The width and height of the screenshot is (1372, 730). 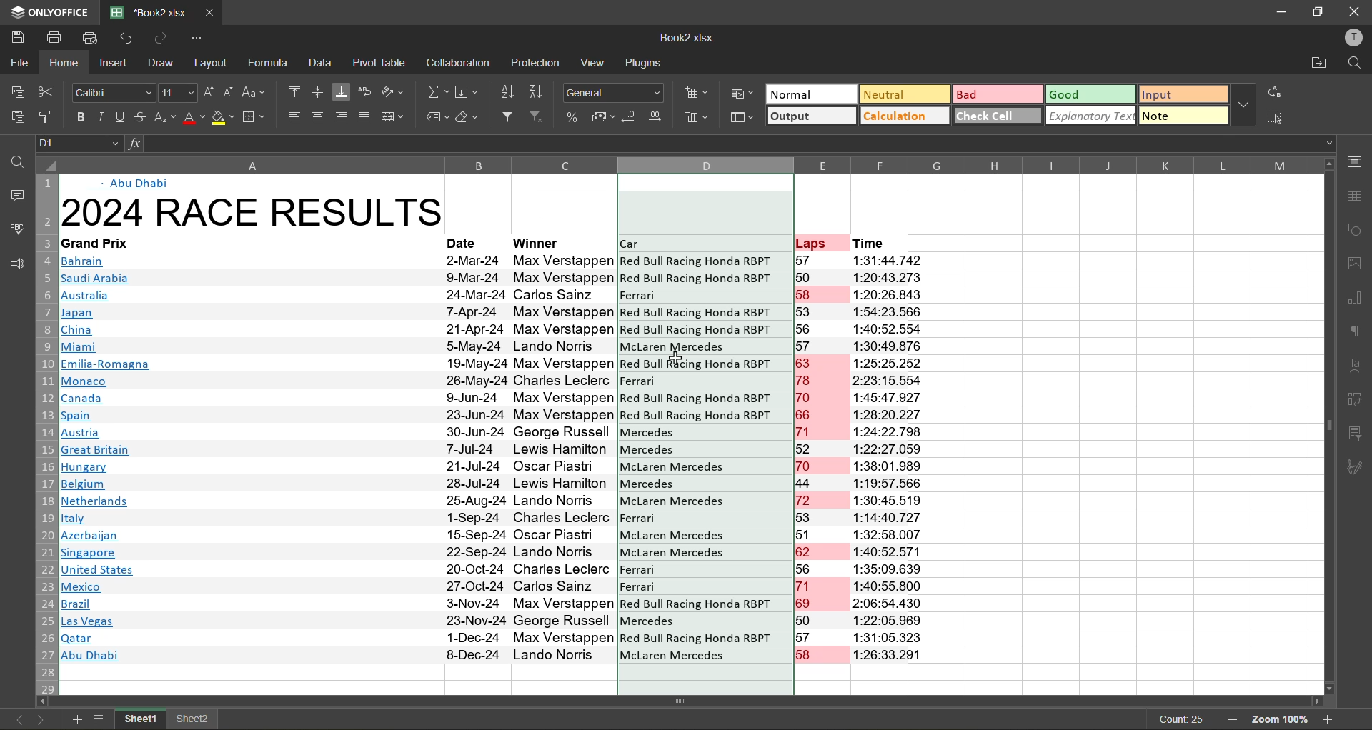 I want to click on next, so click(x=39, y=720).